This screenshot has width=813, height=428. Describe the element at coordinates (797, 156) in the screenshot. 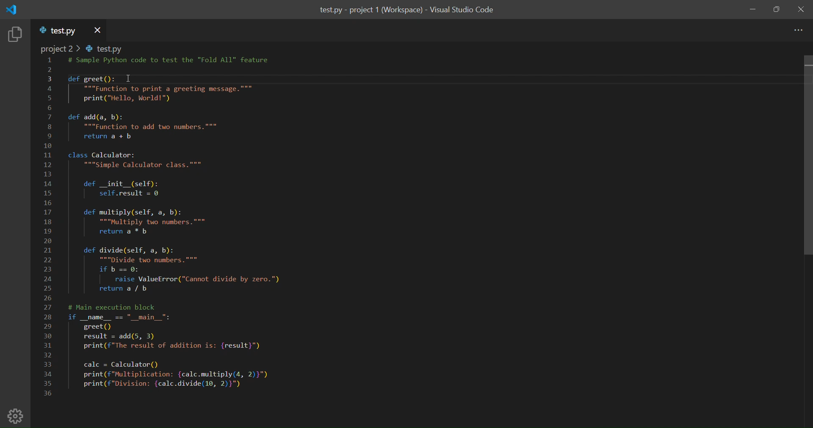

I see `scroll bar` at that location.